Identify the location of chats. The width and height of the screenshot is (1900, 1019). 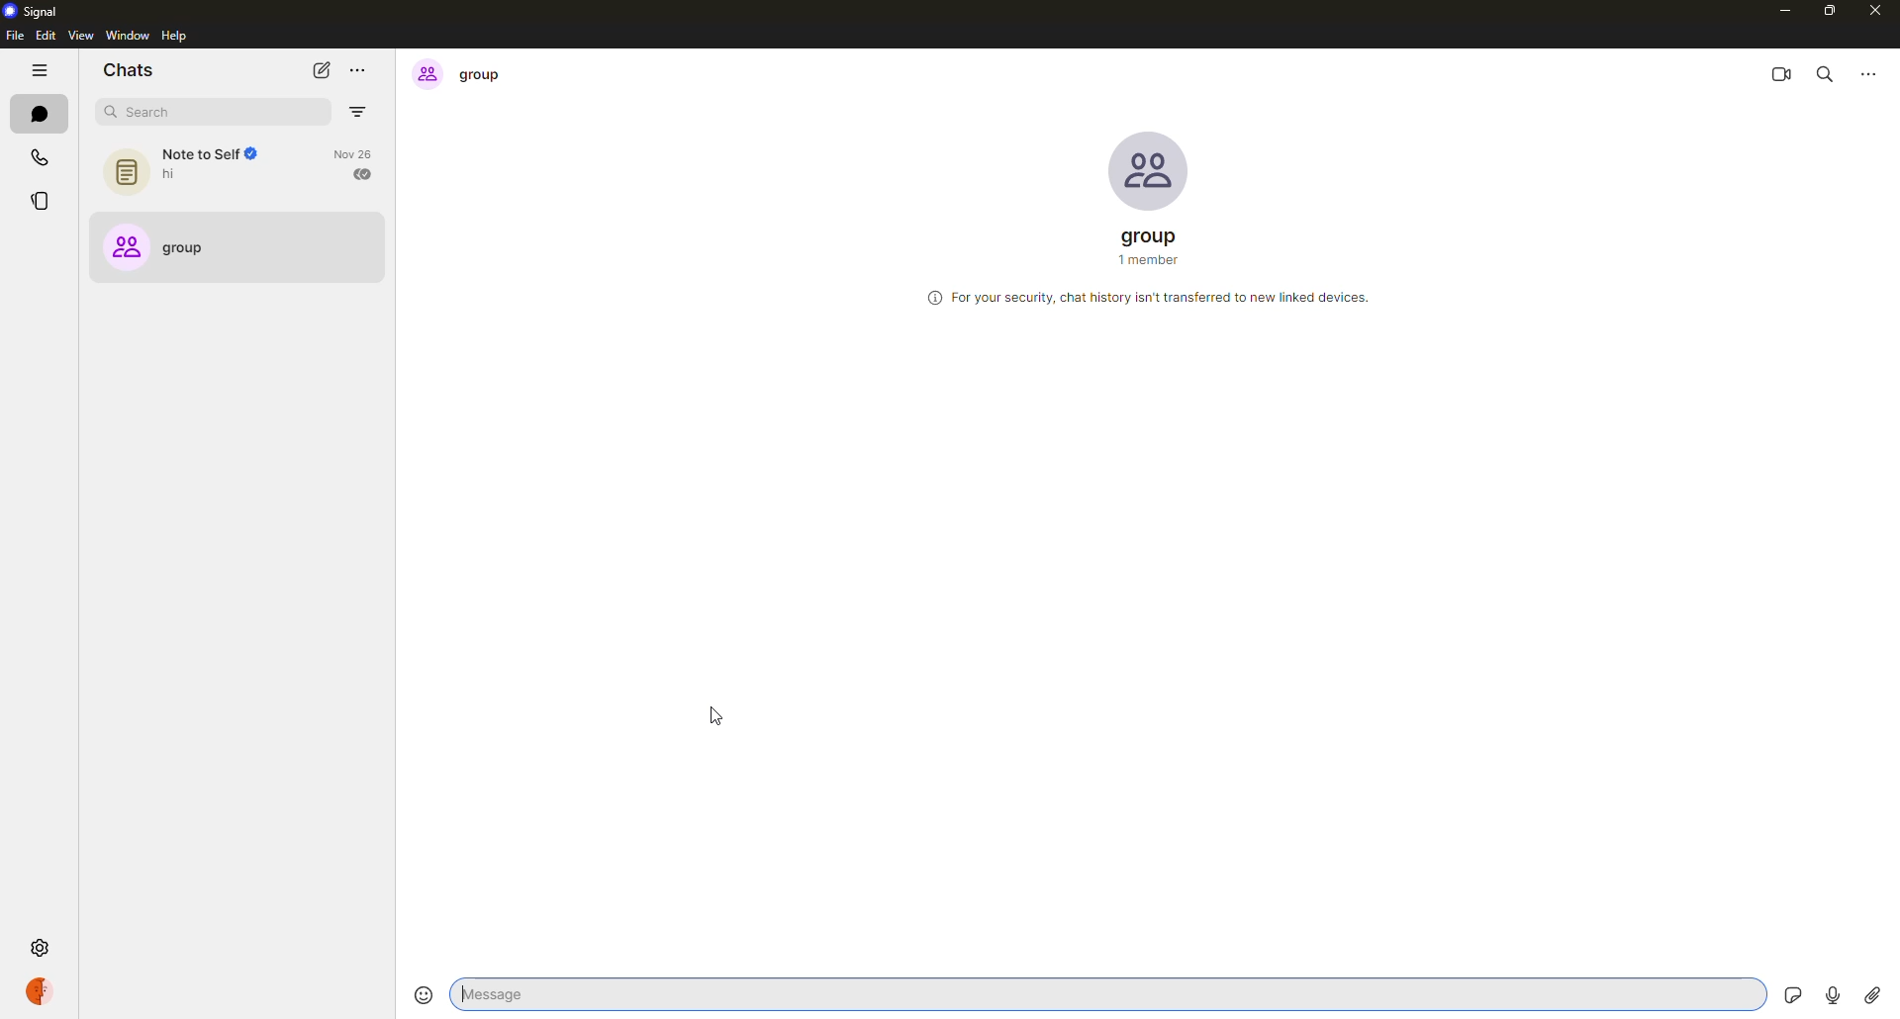
(129, 71).